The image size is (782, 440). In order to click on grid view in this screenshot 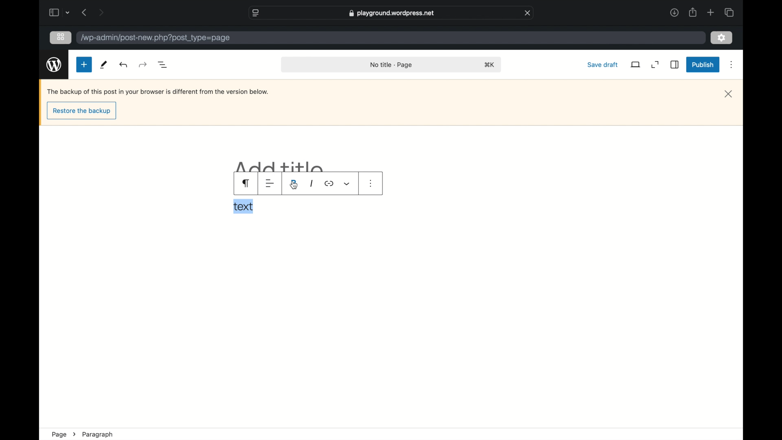, I will do `click(61, 37)`.